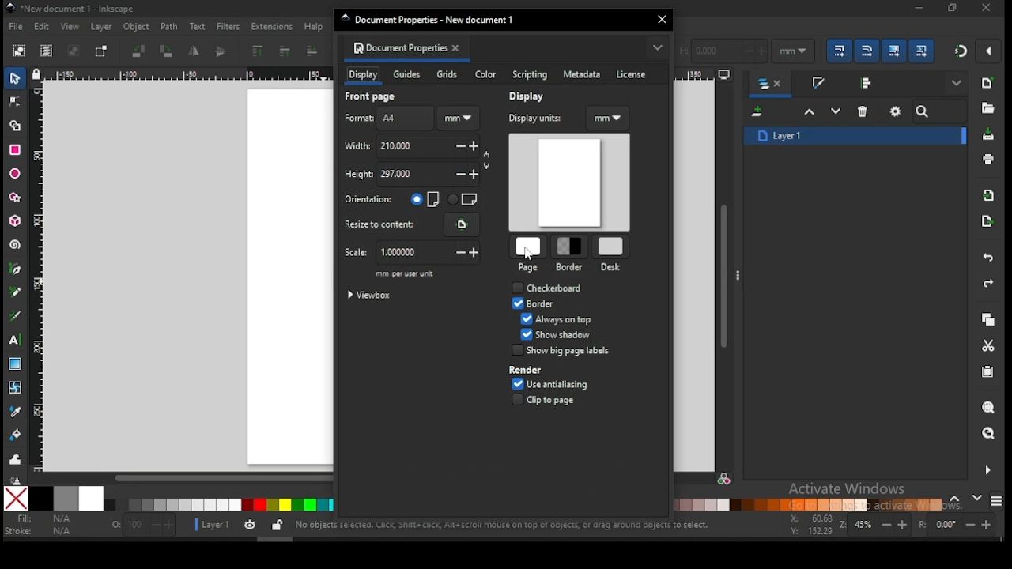 The width and height of the screenshot is (1012, 569). What do you see at coordinates (991, 374) in the screenshot?
I see `paste` at bounding box center [991, 374].